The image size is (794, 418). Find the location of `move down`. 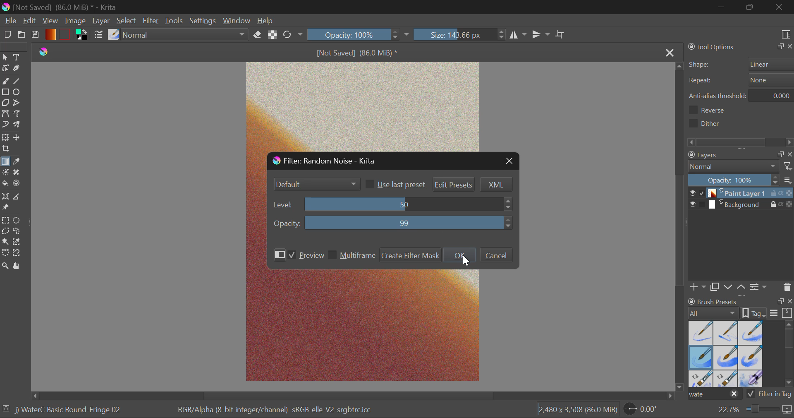

move down is located at coordinates (728, 287).